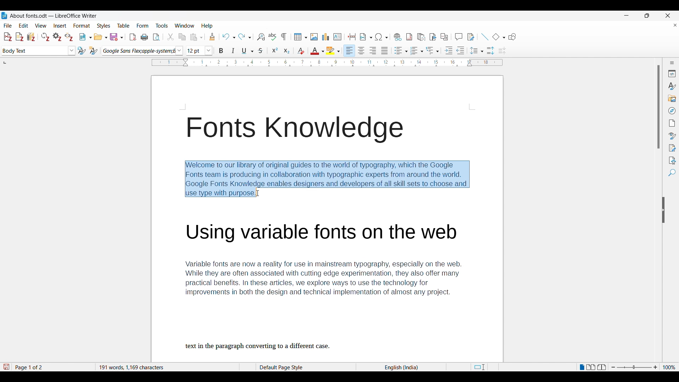 The height and width of the screenshot is (382, 679). Describe the element at coordinates (397, 37) in the screenshot. I see `Insert hyperlink` at that location.